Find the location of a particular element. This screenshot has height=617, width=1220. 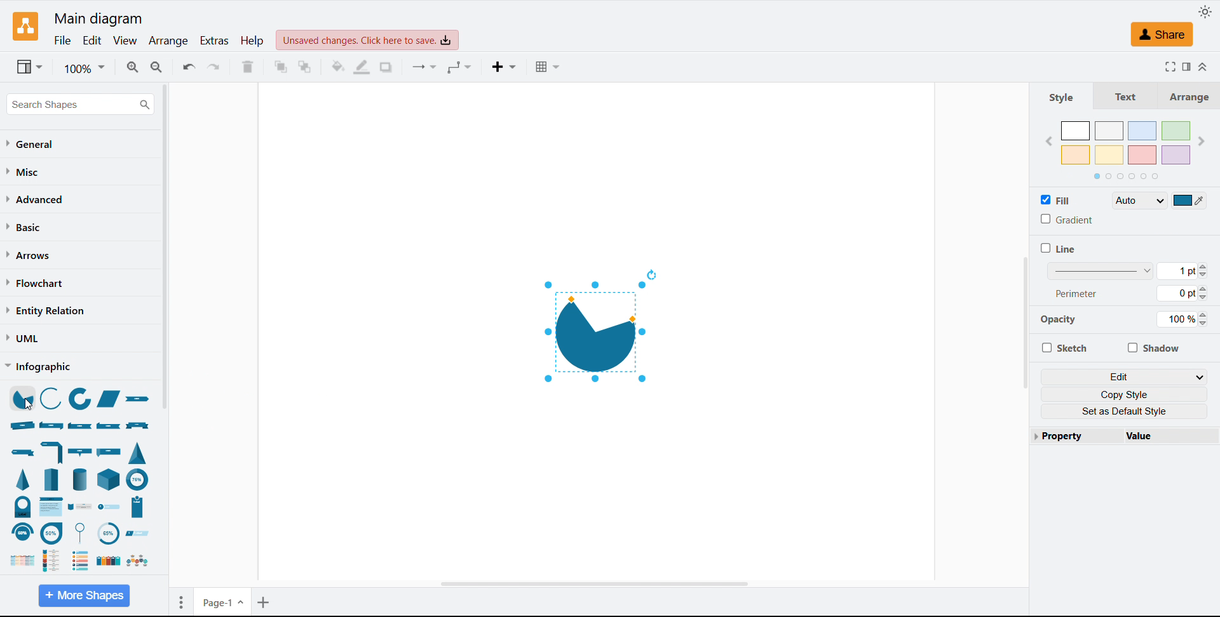

circular callout is located at coordinates (55, 534).